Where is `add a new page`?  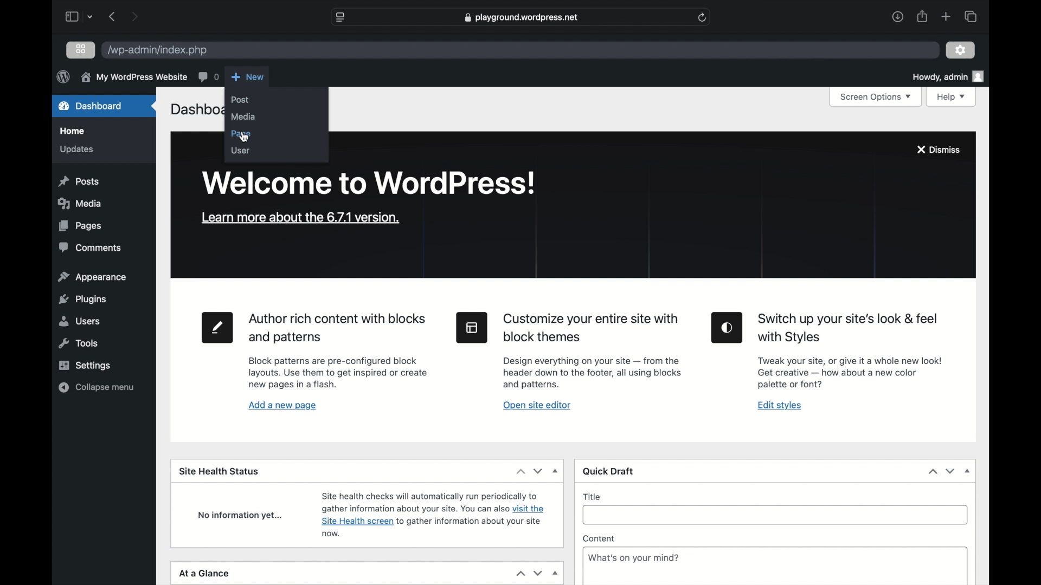 add a new page is located at coordinates (282, 405).